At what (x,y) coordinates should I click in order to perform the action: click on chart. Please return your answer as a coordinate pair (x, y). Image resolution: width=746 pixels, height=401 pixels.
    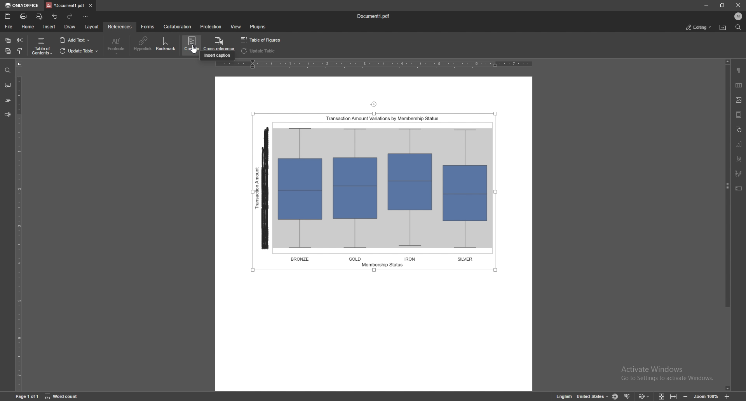
    Looking at the image, I should click on (739, 144).